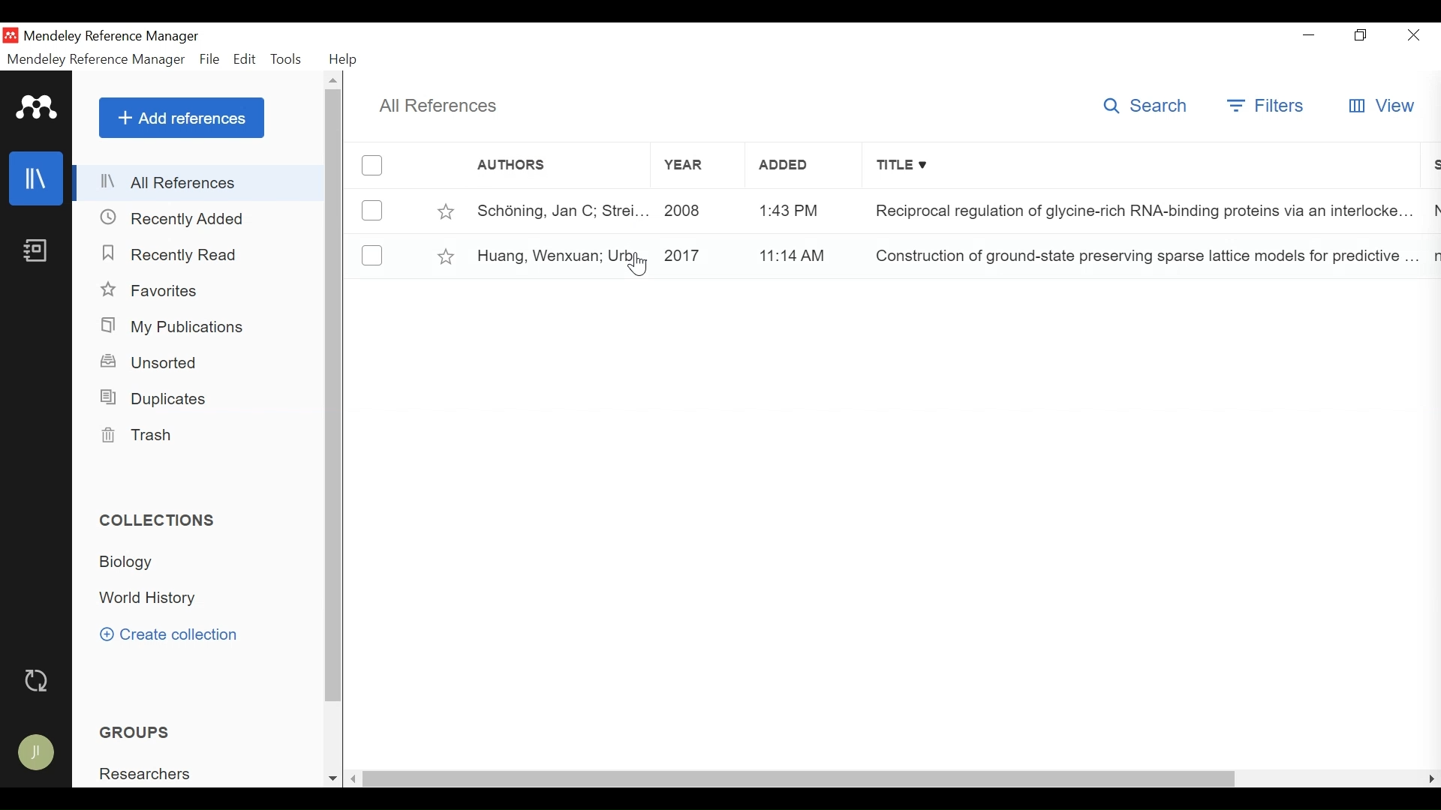 Image resolution: width=1441 pixels, height=810 pixels. What do you see at coordinates (10, 35) in the screenshot?
I see `Mendeley Desktop Icon` at bounding box center [10, 35].